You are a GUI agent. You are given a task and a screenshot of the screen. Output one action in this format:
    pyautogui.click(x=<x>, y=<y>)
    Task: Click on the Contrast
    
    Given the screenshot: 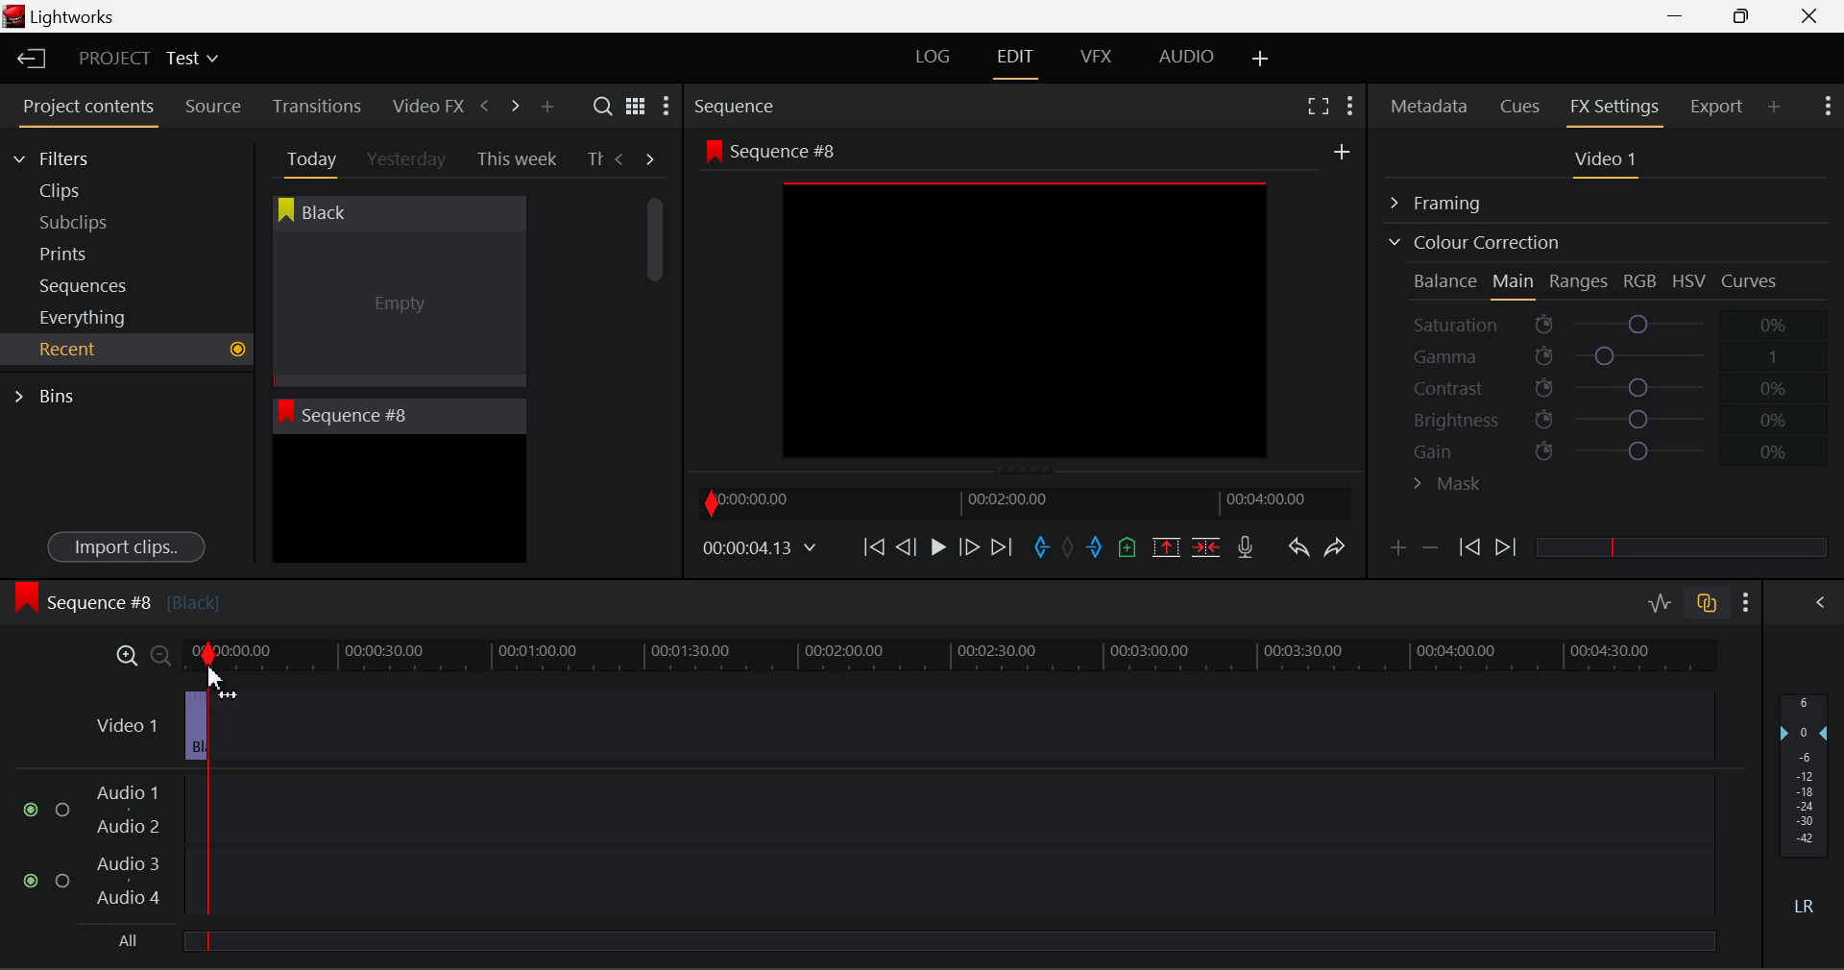 What is the action you would take?
    pyautogui.click(x=1608, y=387)
    